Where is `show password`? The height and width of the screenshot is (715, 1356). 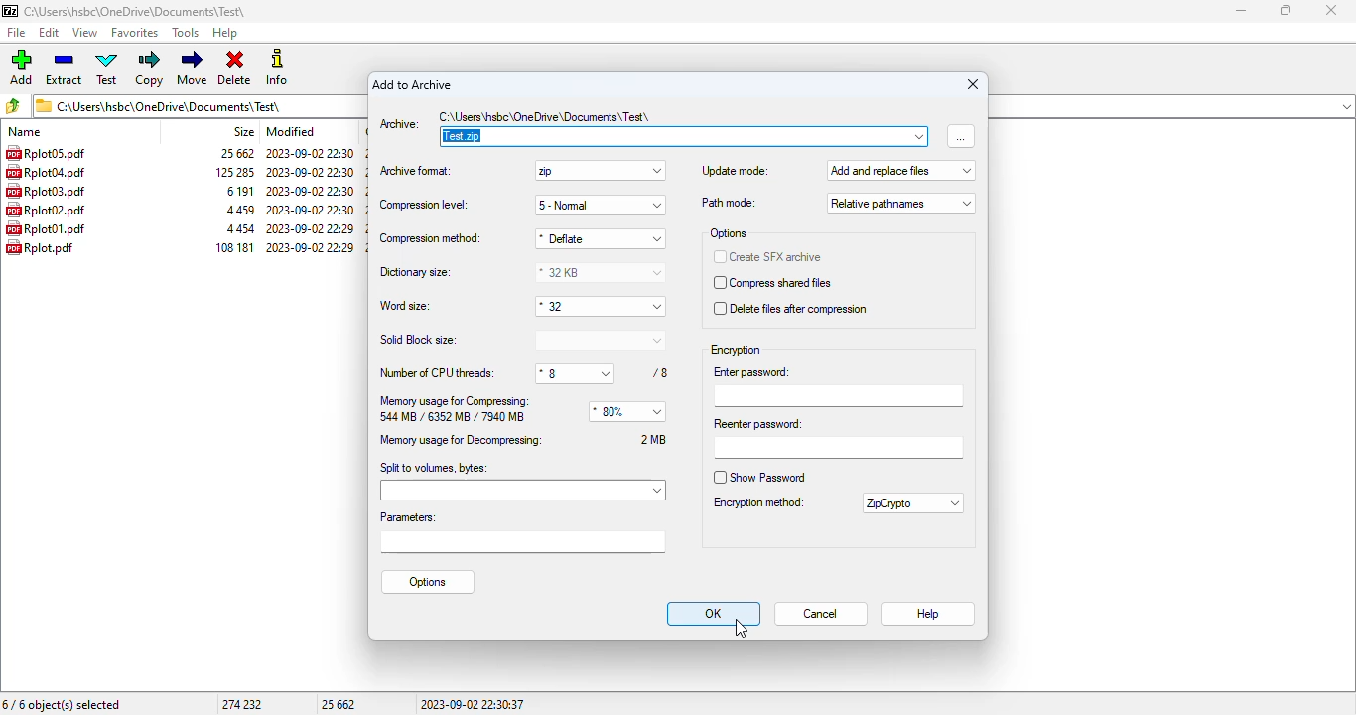
show password is located at coordinates (757, 478).